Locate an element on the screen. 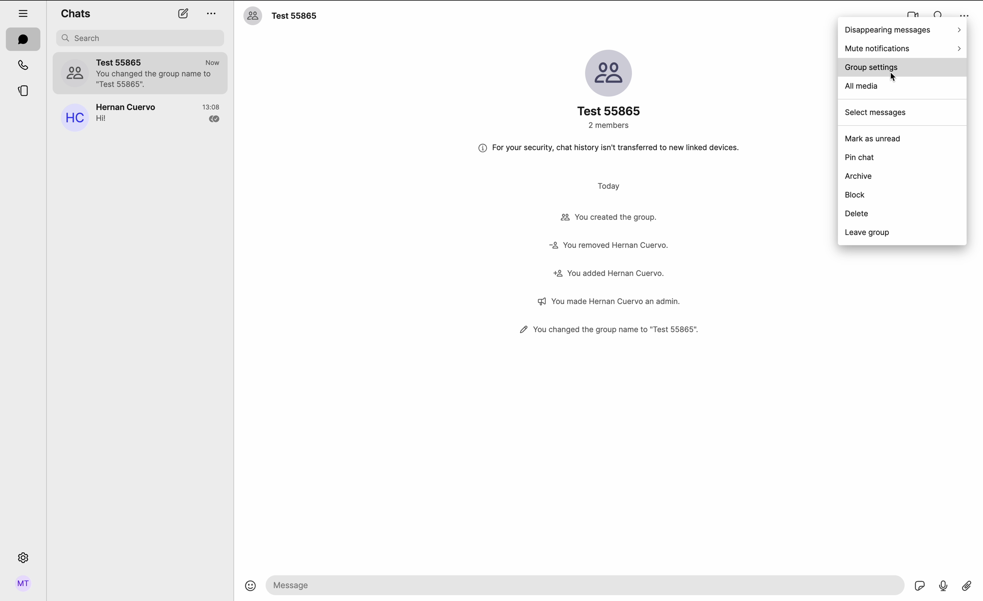  chats is located at coordinates (23, 39).